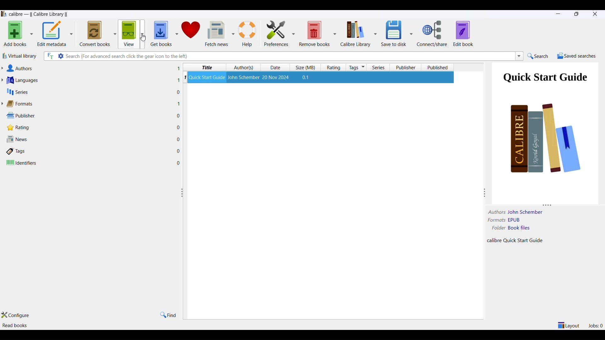 The height and width of the screenshot is (340, 605). I want to click on saved searches, so click(577, 56).